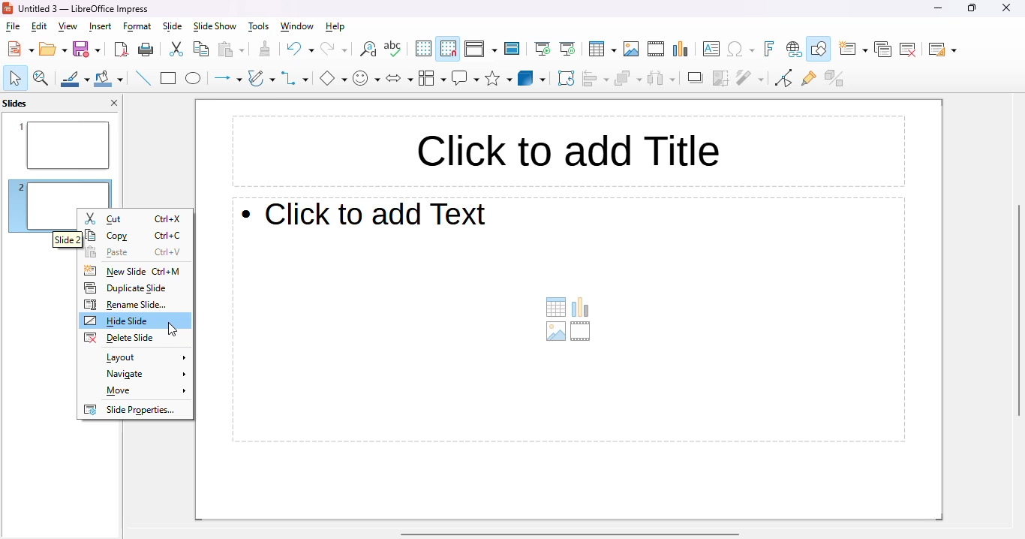  Describe the element at coordinates (38, 26) in the screenshot. I see `edit` at that location.